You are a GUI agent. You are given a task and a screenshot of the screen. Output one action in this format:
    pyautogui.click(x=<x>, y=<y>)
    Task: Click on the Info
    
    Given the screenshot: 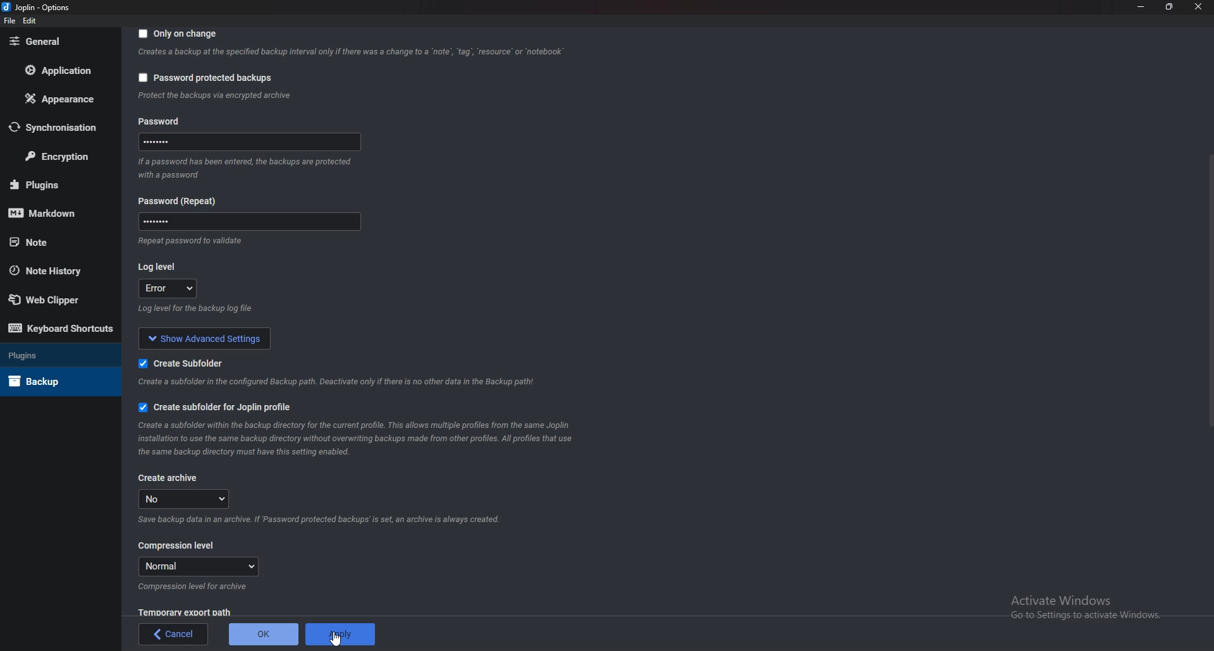 What is the action you would take?
    pyautogui.click(x=350, y=54)
    